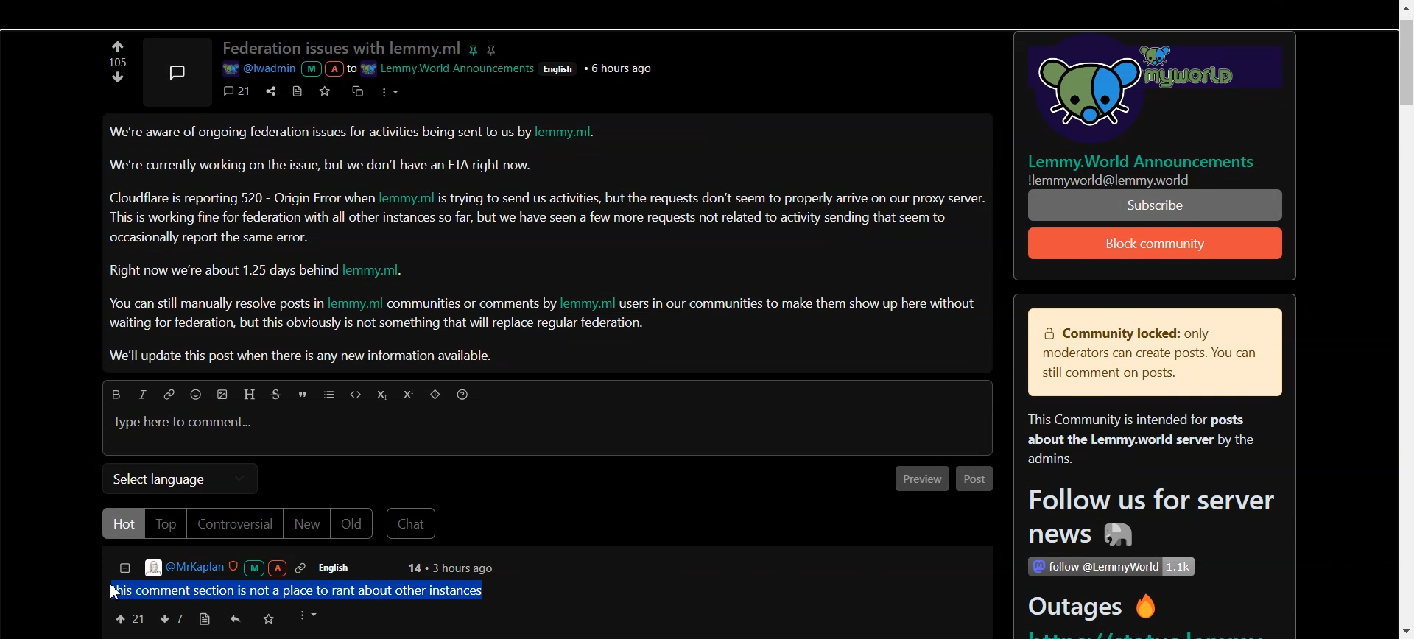 This screenshot has width=1414, height=639. Describe the element at coordinates (180, 479) in the screenshot. I see `Select language` at that location.